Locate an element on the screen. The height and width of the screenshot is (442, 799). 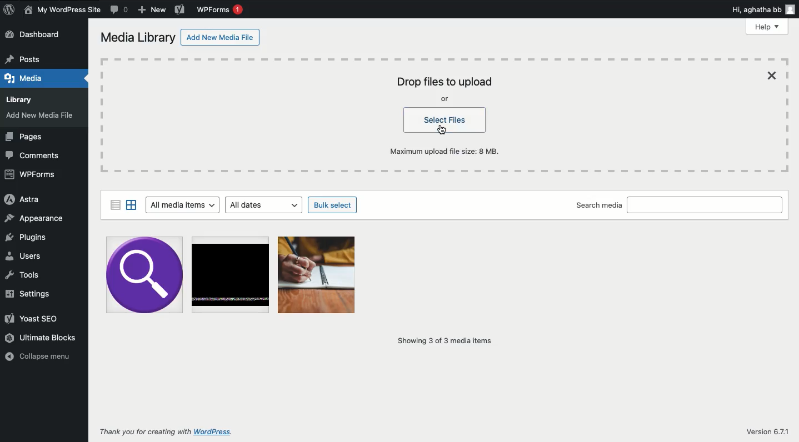
Add new media file is located at coordinates (221, 39).